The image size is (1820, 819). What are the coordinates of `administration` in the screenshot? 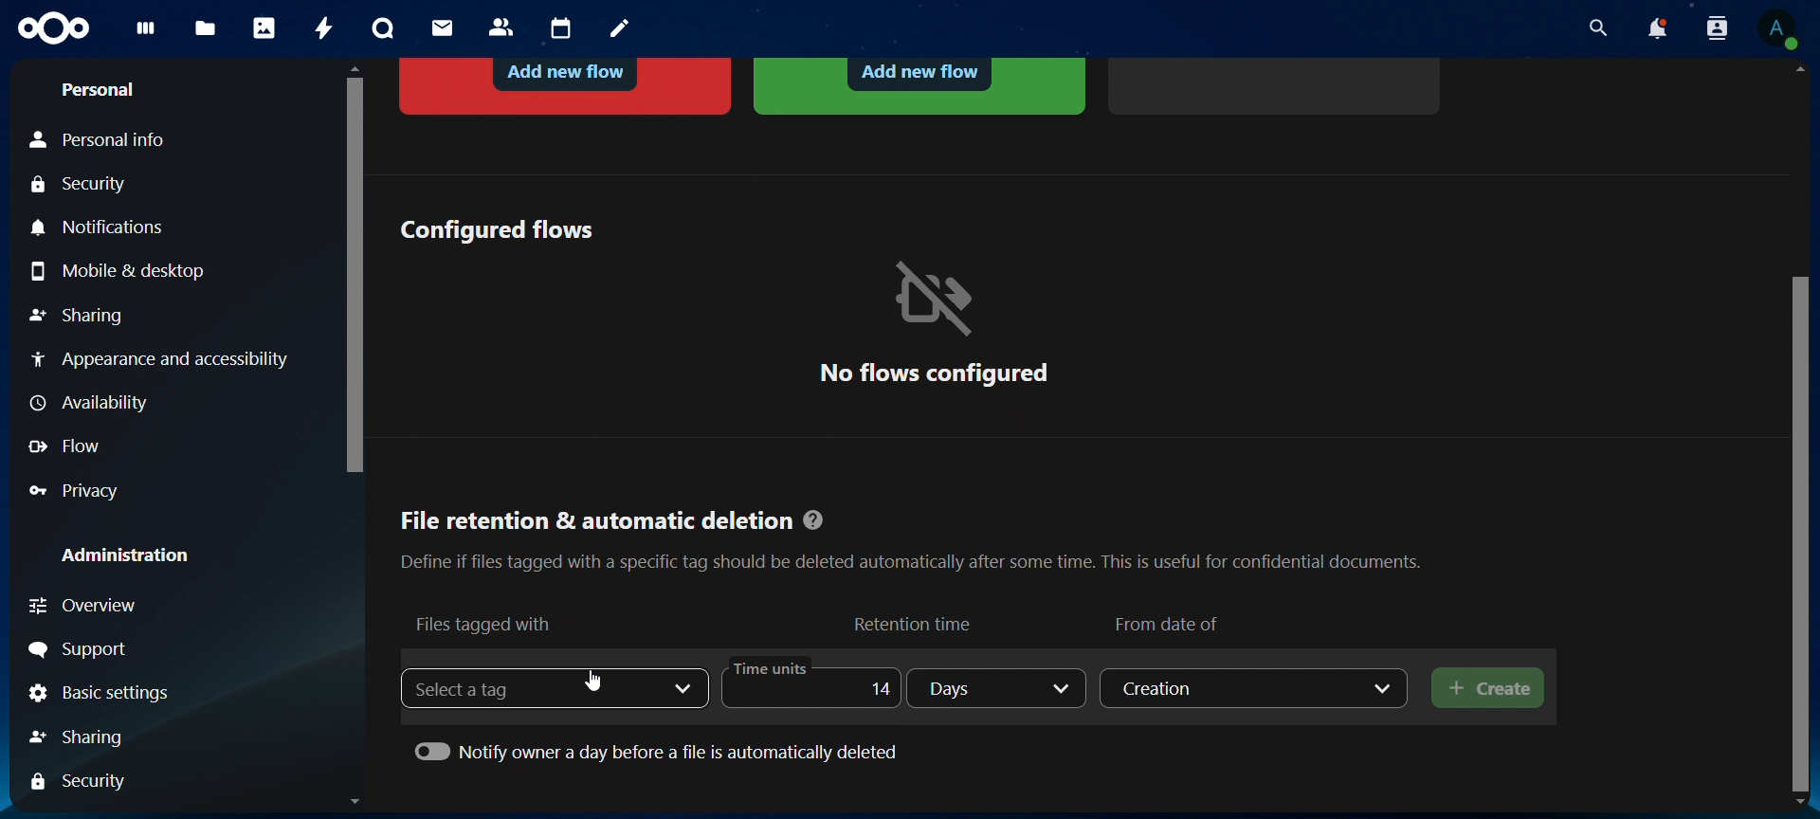 It's located at (127, 555).